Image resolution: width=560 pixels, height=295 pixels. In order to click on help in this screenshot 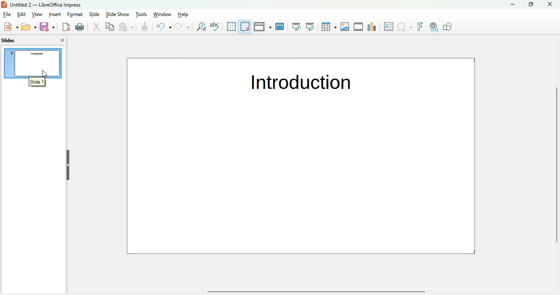, I will do `click(184, 14)`.